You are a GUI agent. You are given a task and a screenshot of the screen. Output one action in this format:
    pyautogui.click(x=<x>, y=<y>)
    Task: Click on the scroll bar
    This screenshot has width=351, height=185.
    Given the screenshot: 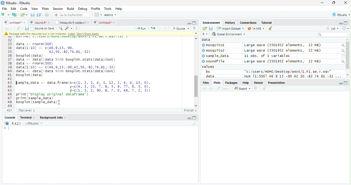 What is the action you would take?
    pyautogui.click(x=348, y=55)
    